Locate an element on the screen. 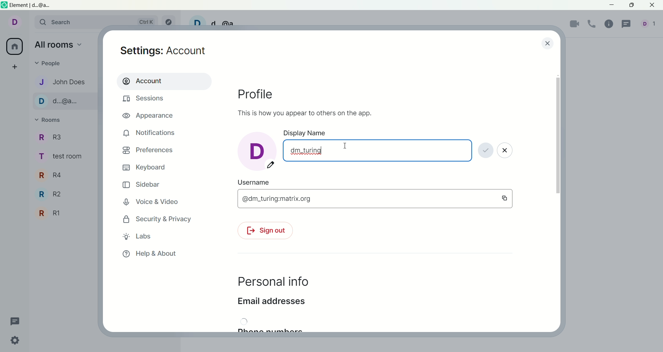 The width and height of the screenshot is (663, 352). cursor is located at coordinates (320, 151).